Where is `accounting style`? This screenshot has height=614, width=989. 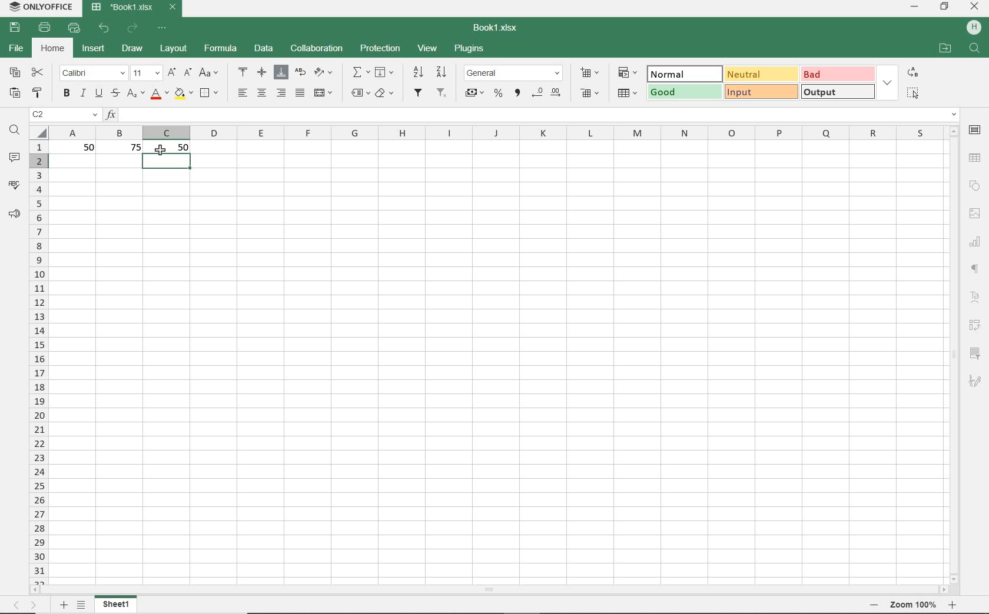
accounting style is located at coordinates (475, 93).